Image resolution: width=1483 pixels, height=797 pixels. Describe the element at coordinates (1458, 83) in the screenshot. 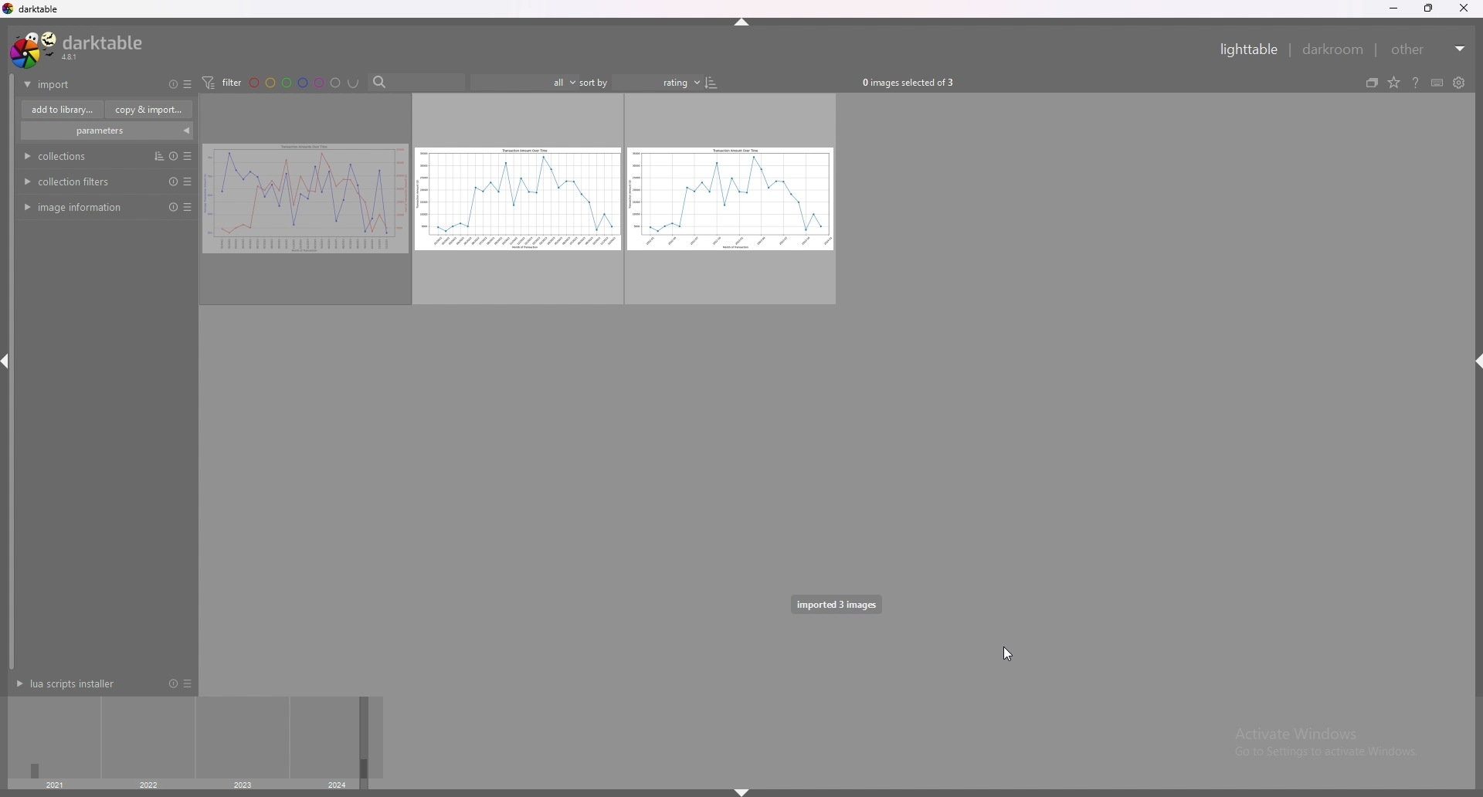

I see `show global preferences` at that location.